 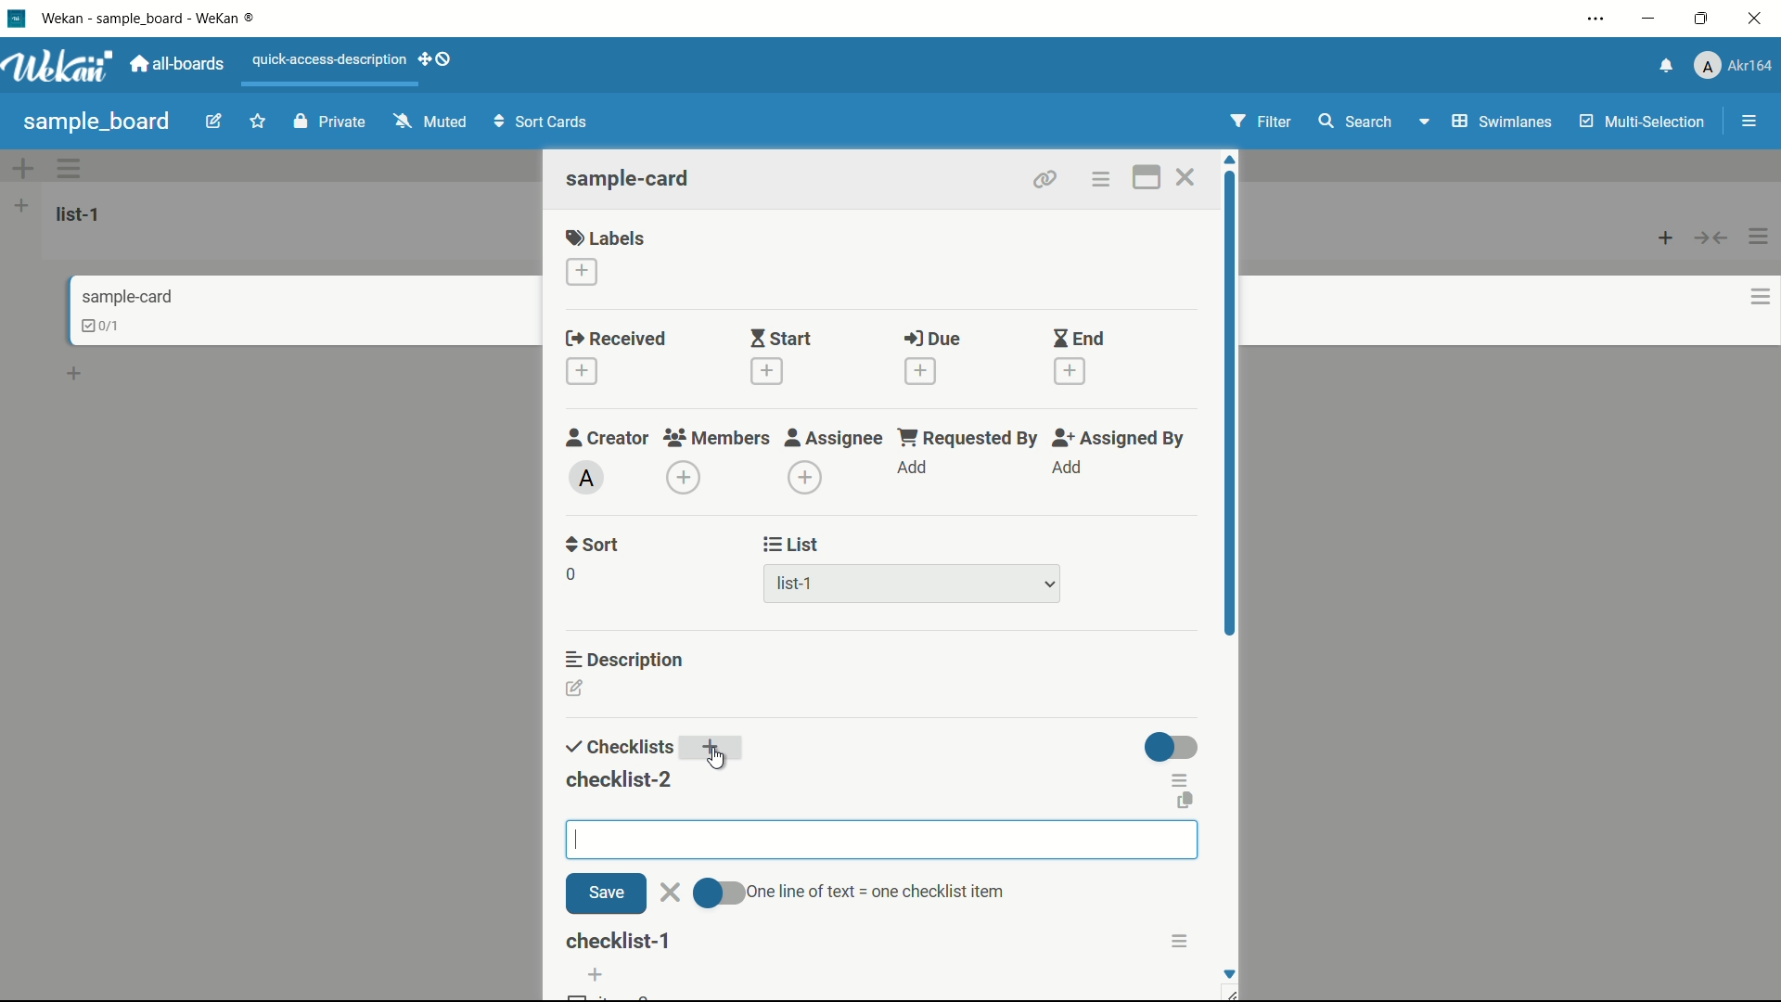 What do you see at coordinates (261, 123) in the screenshot?
I see `star` at bounding box center [261, 123].